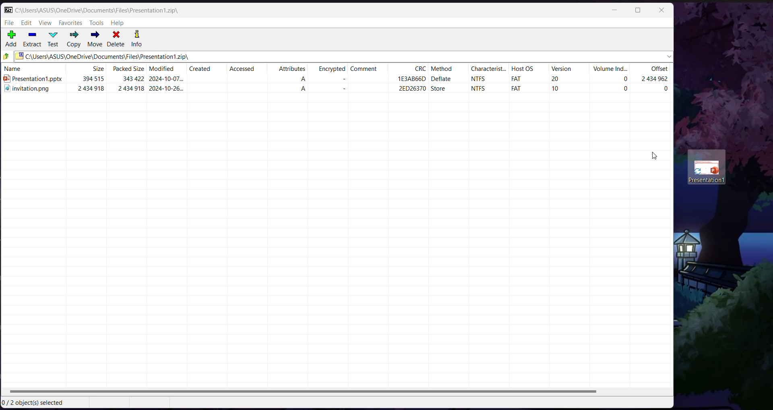  What do you see at coordinates (332, 70) in the screenshot?
I see `ecrypted` at bounding box center [332, 70].